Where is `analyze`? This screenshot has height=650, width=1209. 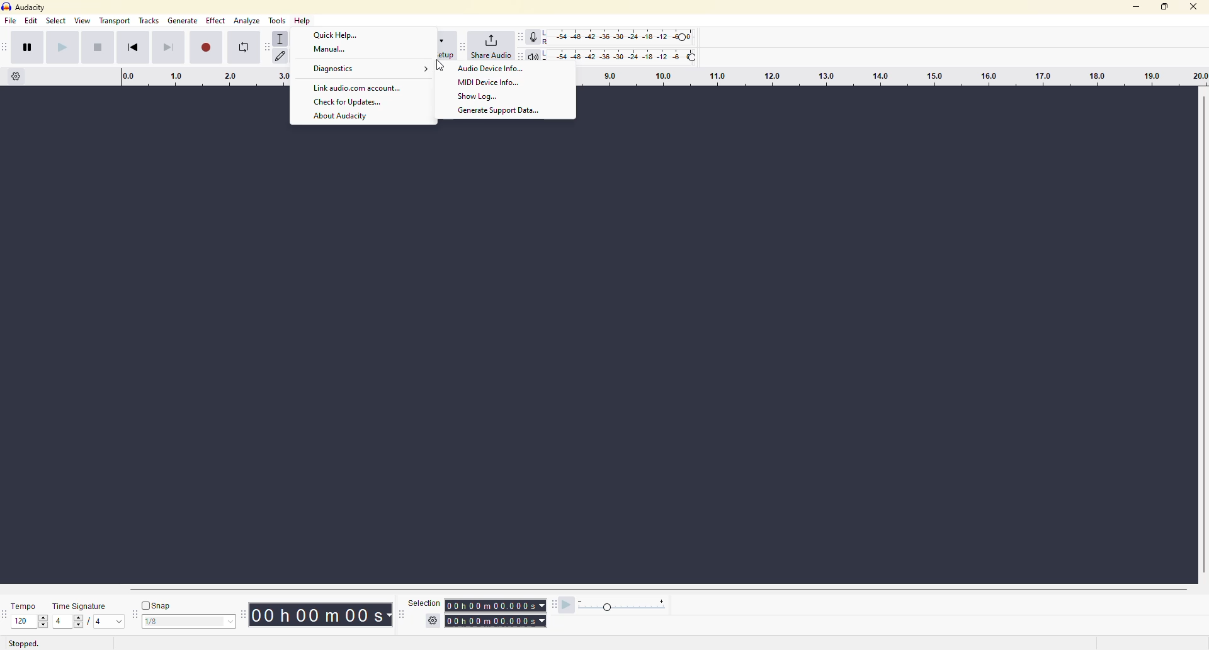 analyze is located at coordinates (246, 21).